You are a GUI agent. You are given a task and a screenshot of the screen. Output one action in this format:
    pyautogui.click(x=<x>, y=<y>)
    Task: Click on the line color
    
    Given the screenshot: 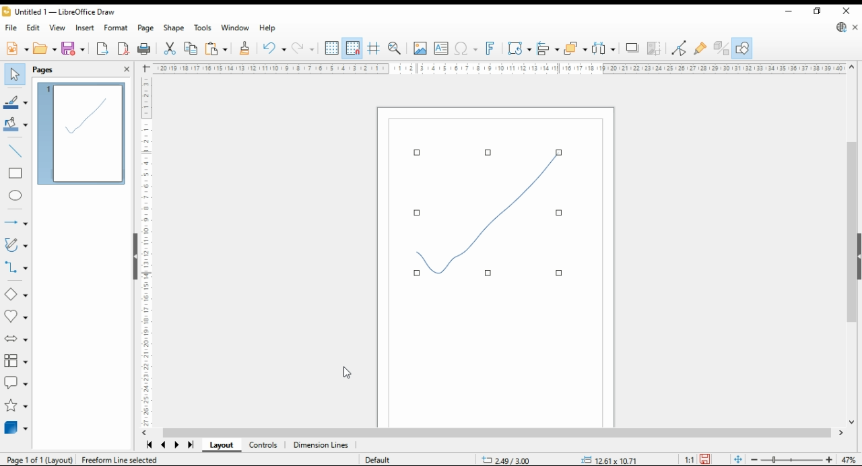 What is the action you would take?
    pyautogui.click(x=16, y=102)
    